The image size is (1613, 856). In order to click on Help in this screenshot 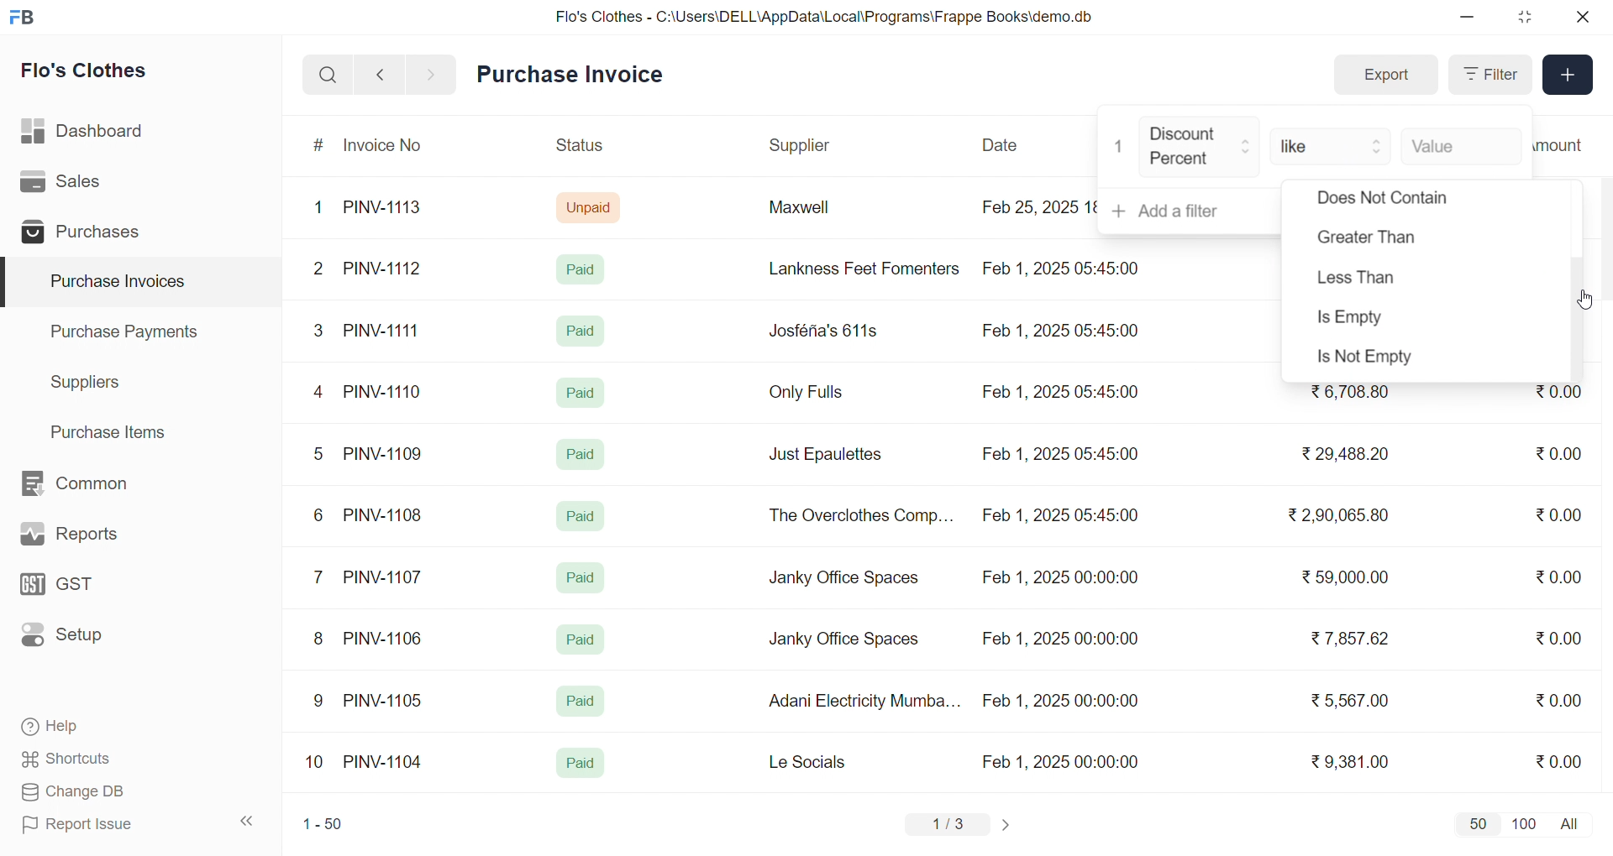, I will do `click(104, 728)`.